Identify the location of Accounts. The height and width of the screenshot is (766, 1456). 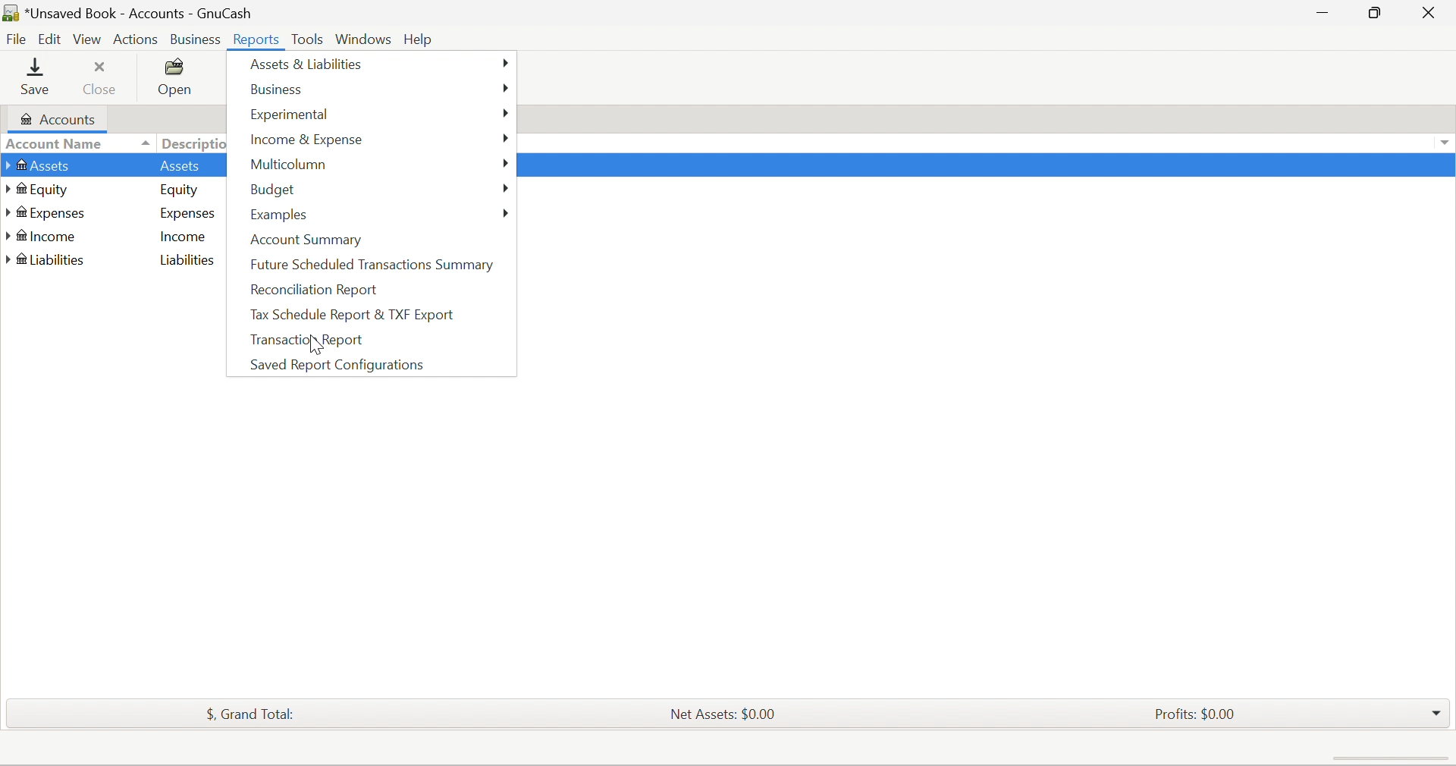
(57, 119).